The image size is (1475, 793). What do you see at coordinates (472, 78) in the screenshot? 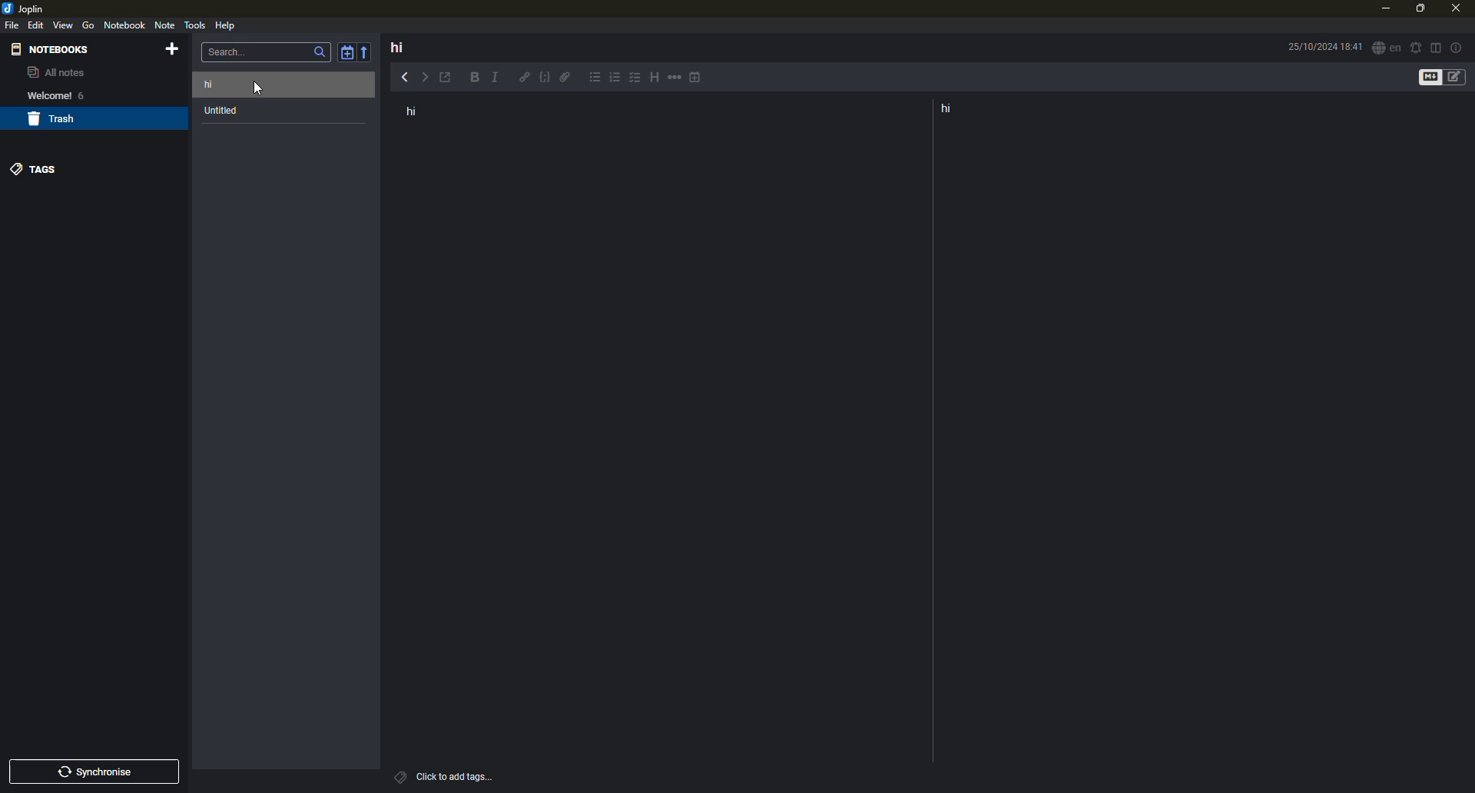
I see `bold` at bounding box center [472, 78].